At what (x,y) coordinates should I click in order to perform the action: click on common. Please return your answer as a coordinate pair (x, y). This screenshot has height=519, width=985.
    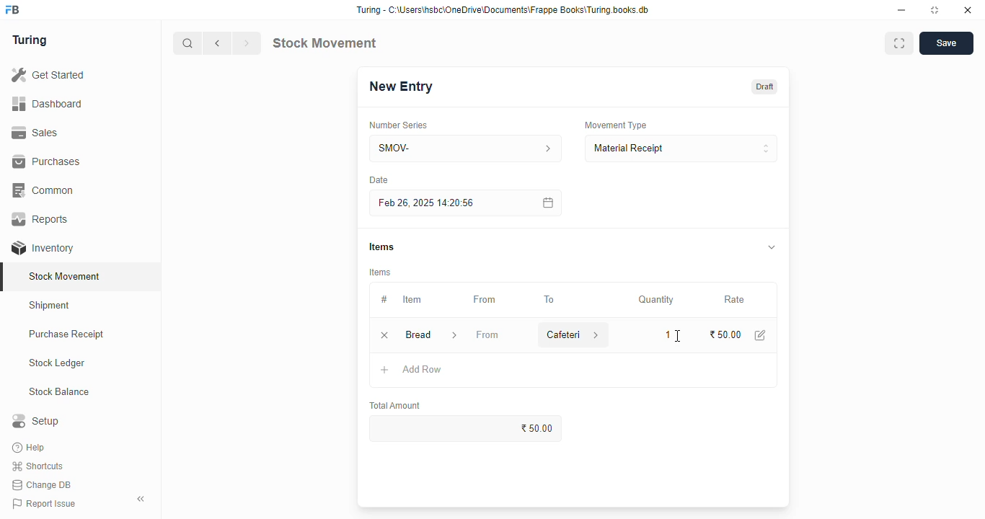
    Looking at the image, I should click on (45, 190).